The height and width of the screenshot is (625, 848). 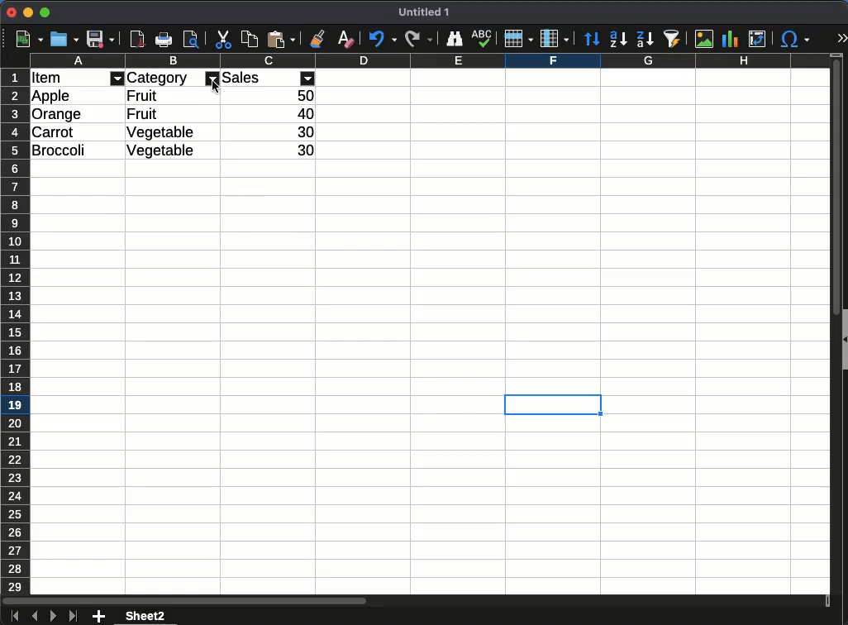 I want to click on descending, so click(x=645, y=40).